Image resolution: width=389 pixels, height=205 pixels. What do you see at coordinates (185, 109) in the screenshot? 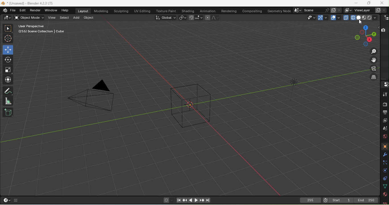
I see `Workspace` at bounding box center [185, 109].